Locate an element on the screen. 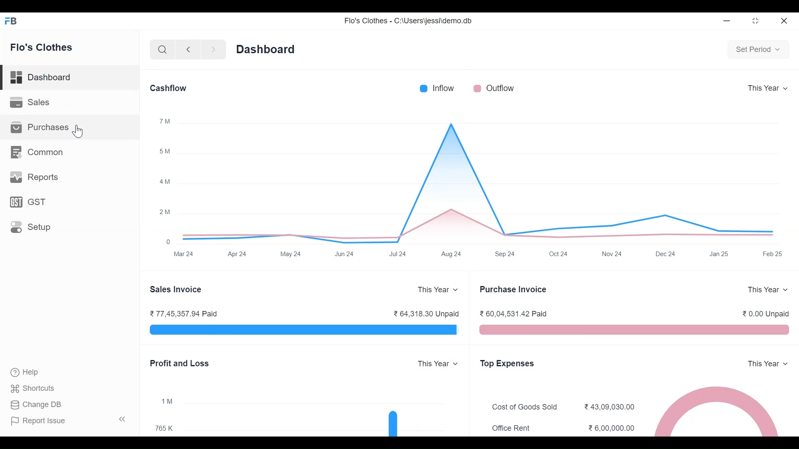 This screenshot has width=799, height=449. 6,00,000.00 is located at coordinates (612, 428).